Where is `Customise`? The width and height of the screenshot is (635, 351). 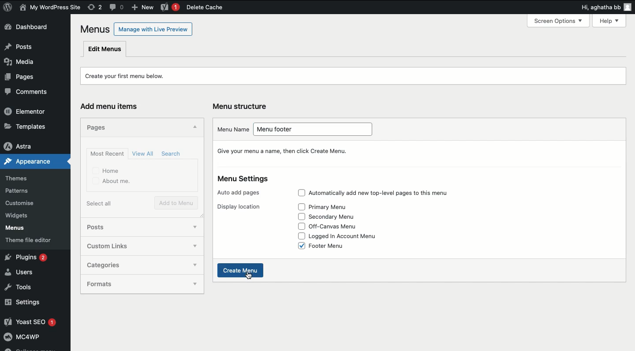
Customise is located at coordinates (19, 204).